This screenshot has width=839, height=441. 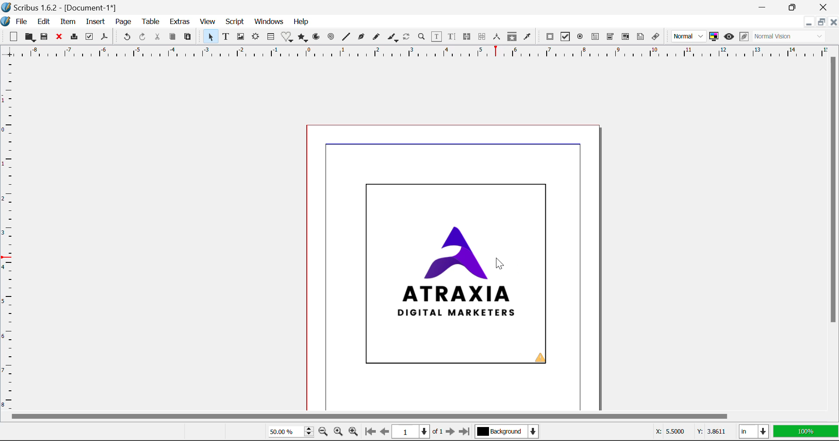 What do you see at coordinates (272, 38) in the screenshot?
I see `Insert Table` at bounding box center [272, 38].